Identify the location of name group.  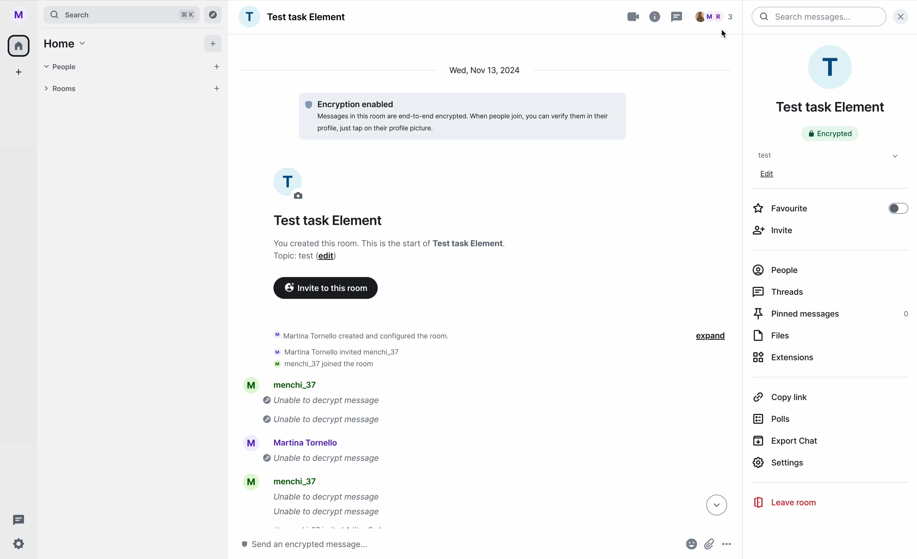
(294, 17).